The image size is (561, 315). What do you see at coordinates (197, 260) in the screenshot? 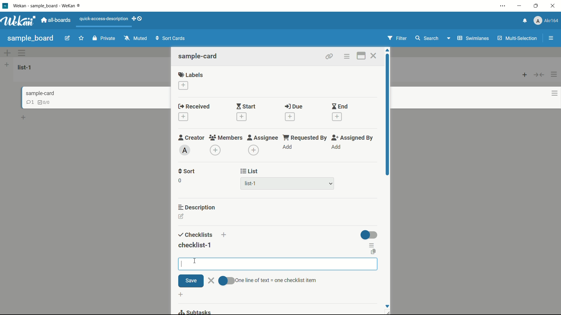
I see `cursor` at bounding box center [197, 260].